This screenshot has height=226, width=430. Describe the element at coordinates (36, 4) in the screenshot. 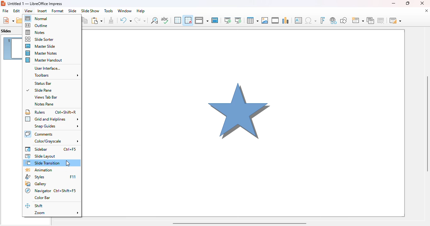

I see `Untitled 1 — LibreOffice Impress` at that location.